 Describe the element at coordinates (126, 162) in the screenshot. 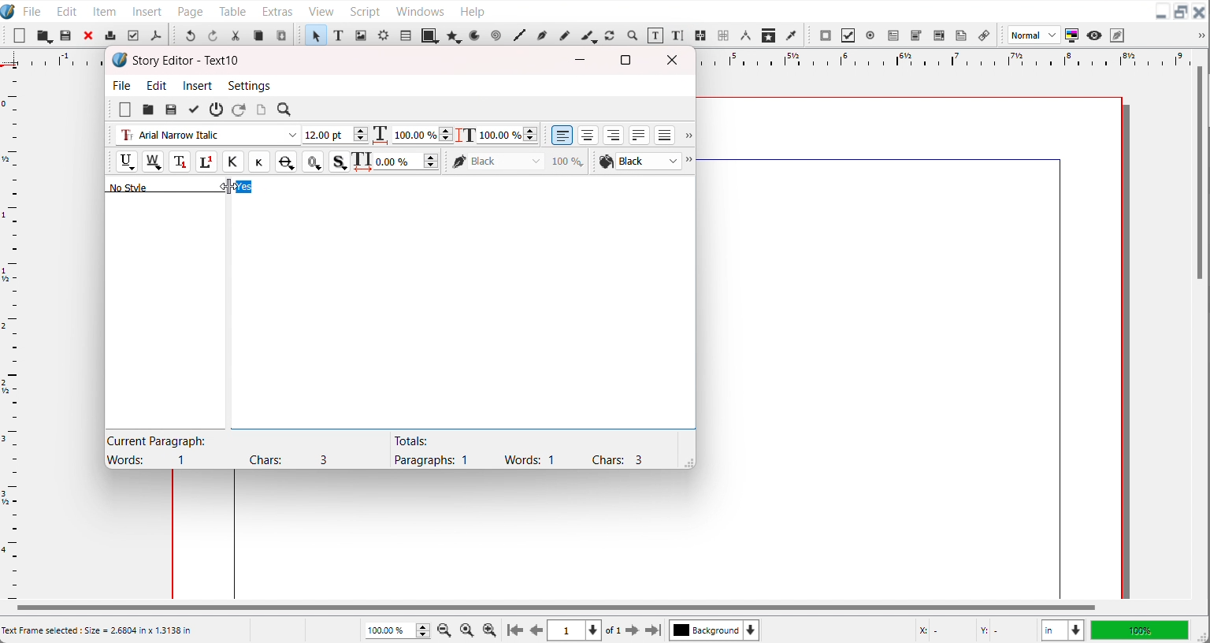

I see `Underline` at that location.